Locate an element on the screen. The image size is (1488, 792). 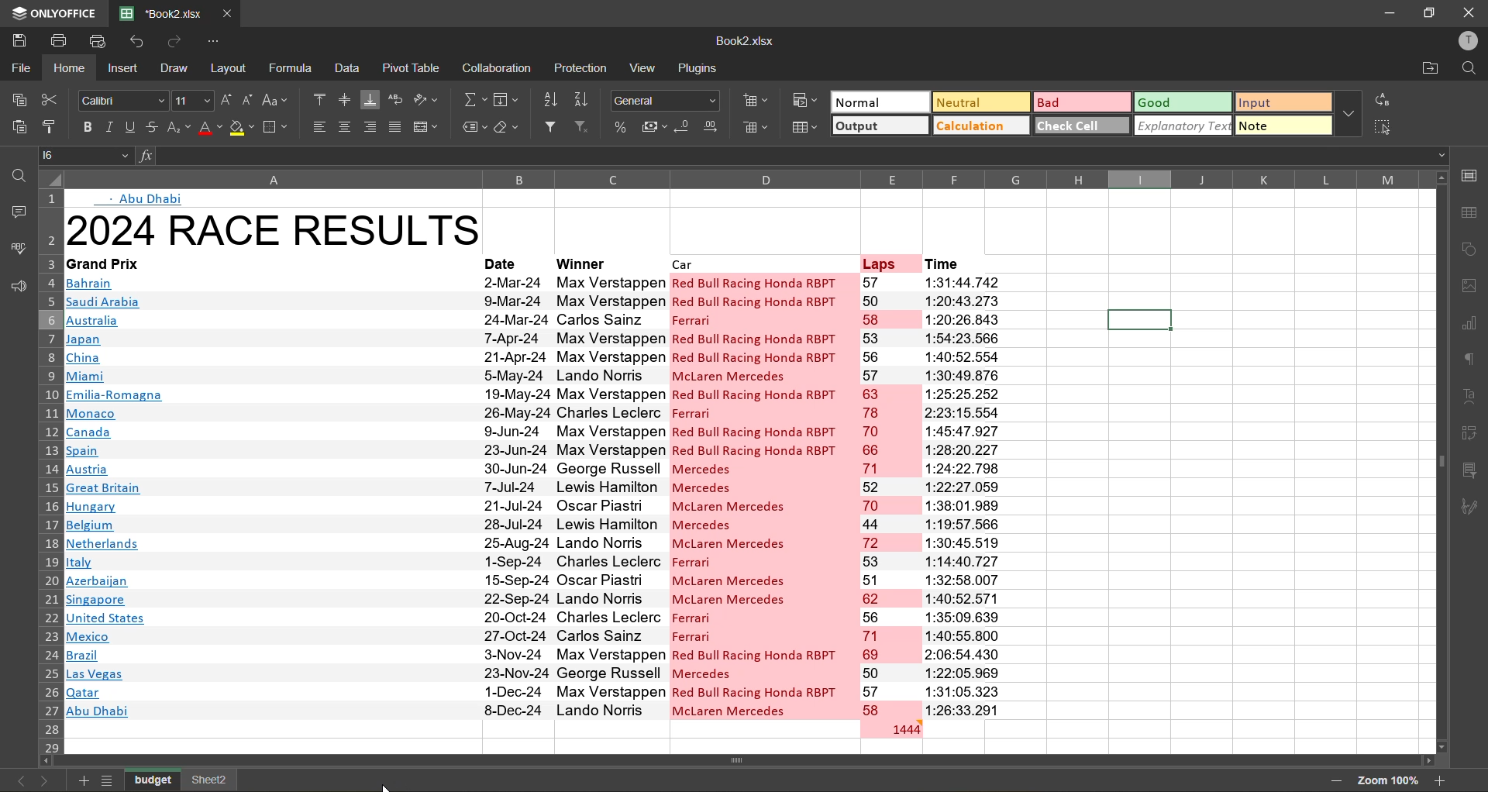
slicer is located at coordinates (1469, 470).